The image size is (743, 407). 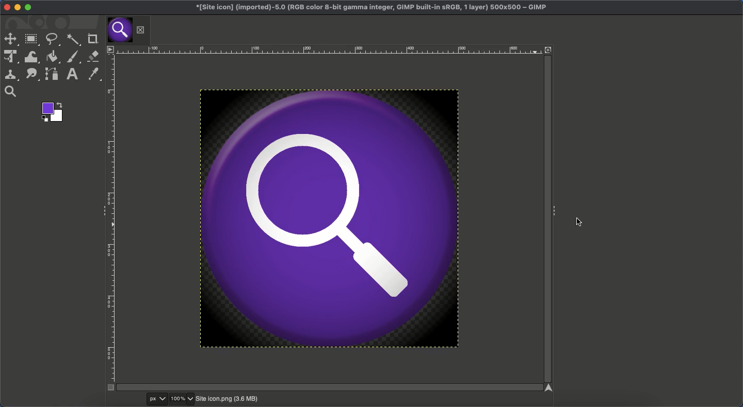 What do you see at coordinates (111, 223) in the screenshot?
I see `Ruler` at bounding box center [111, 223].